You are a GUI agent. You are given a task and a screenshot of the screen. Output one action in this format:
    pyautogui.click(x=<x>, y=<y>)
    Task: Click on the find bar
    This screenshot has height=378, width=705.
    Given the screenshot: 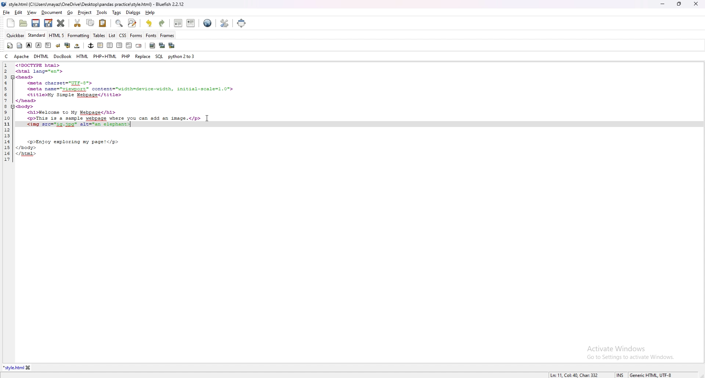 What is the action you would take?
    pyautogui.click(x=119, y=23)
    